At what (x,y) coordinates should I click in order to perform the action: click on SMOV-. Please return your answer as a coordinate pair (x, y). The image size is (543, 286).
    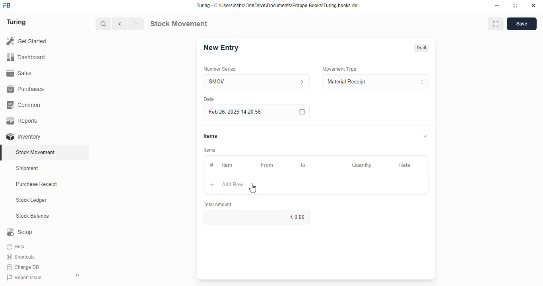
    Looking at the image, I should click on (257, 81).